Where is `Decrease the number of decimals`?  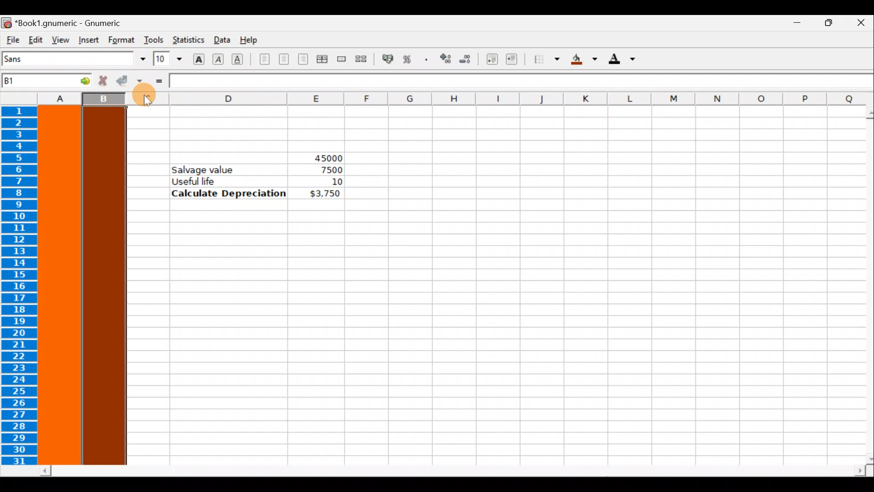 Decrease the number of decimals is located at coordinates (465, 59).